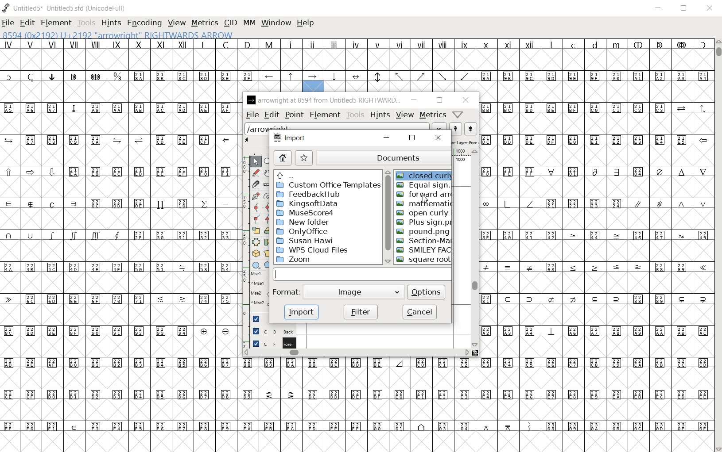 This screenshot has width=722, height=452. What do you see at coordinates (424, 204) in the screenshot?
I see `mathematical summation` at bounding box center [424, 204].